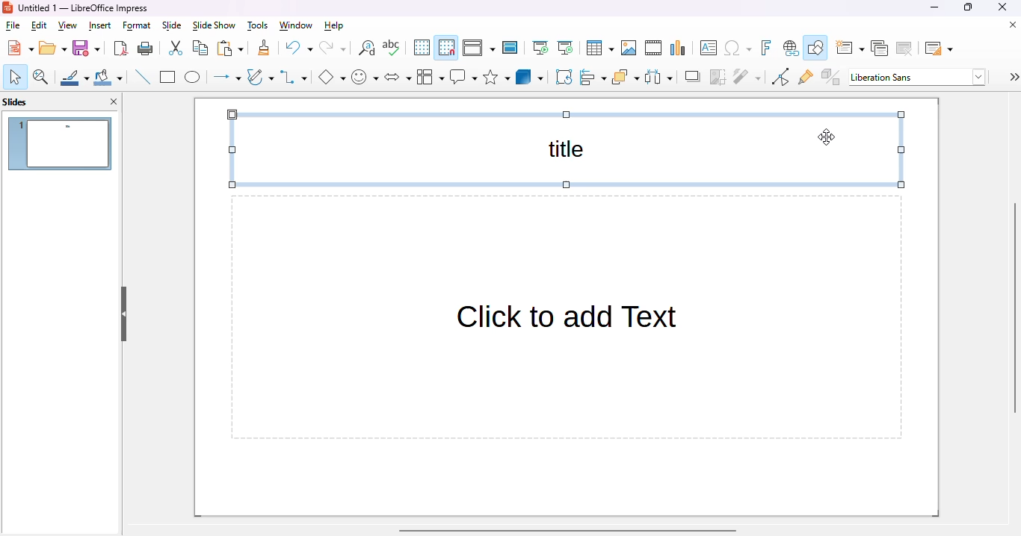 The height and width of the screenshot is (536, 1021). Describe the element at coordinates (430, 77) in the screenshot. I see `flowchart` at that location.